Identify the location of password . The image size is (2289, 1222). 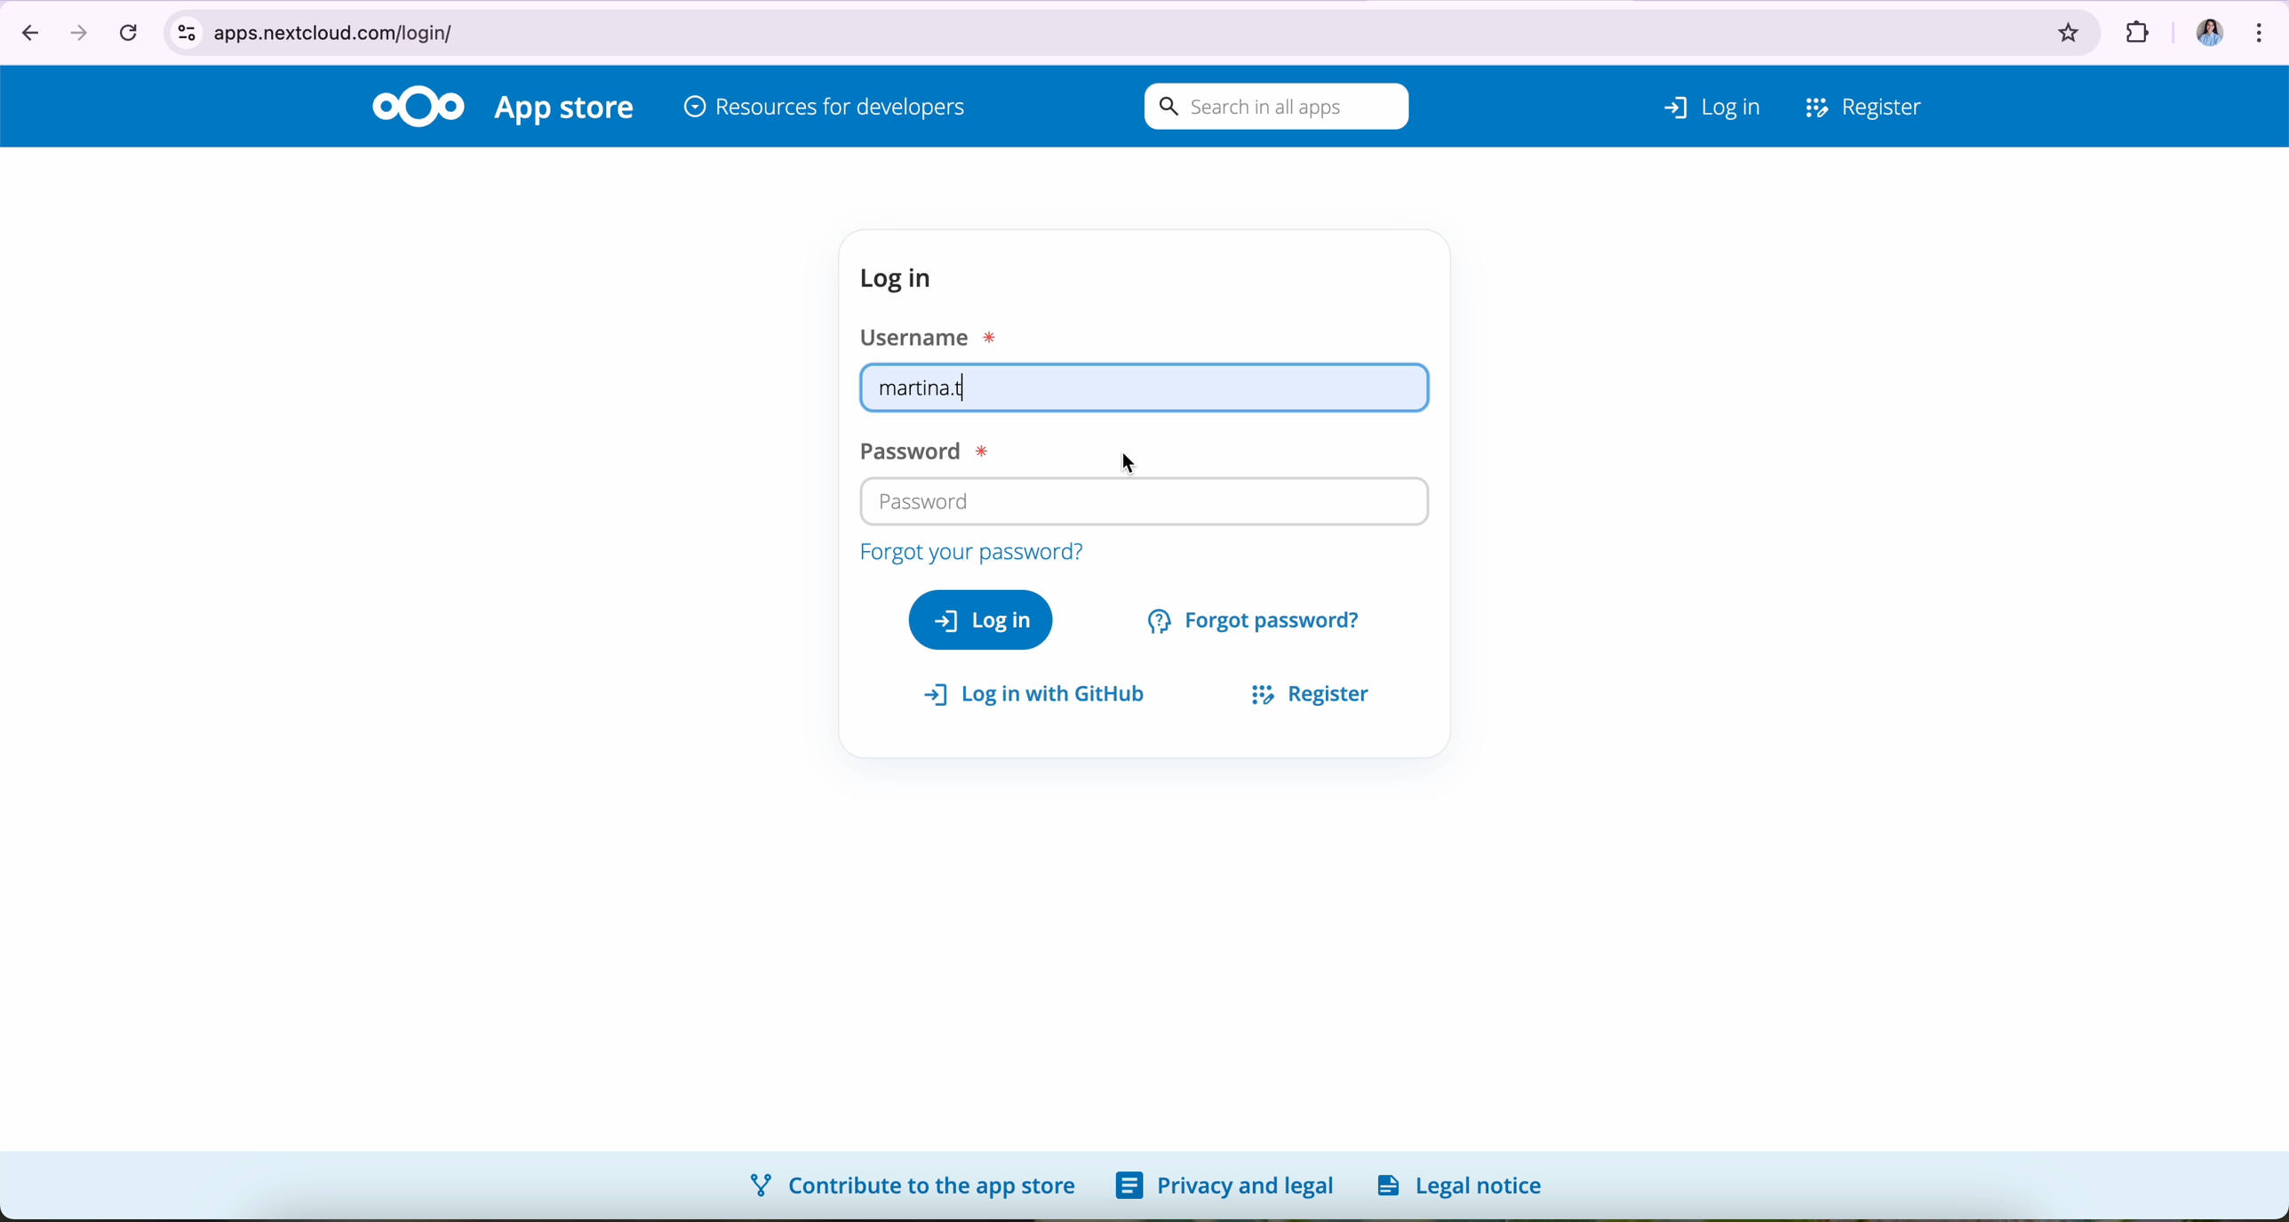
(926, 500).